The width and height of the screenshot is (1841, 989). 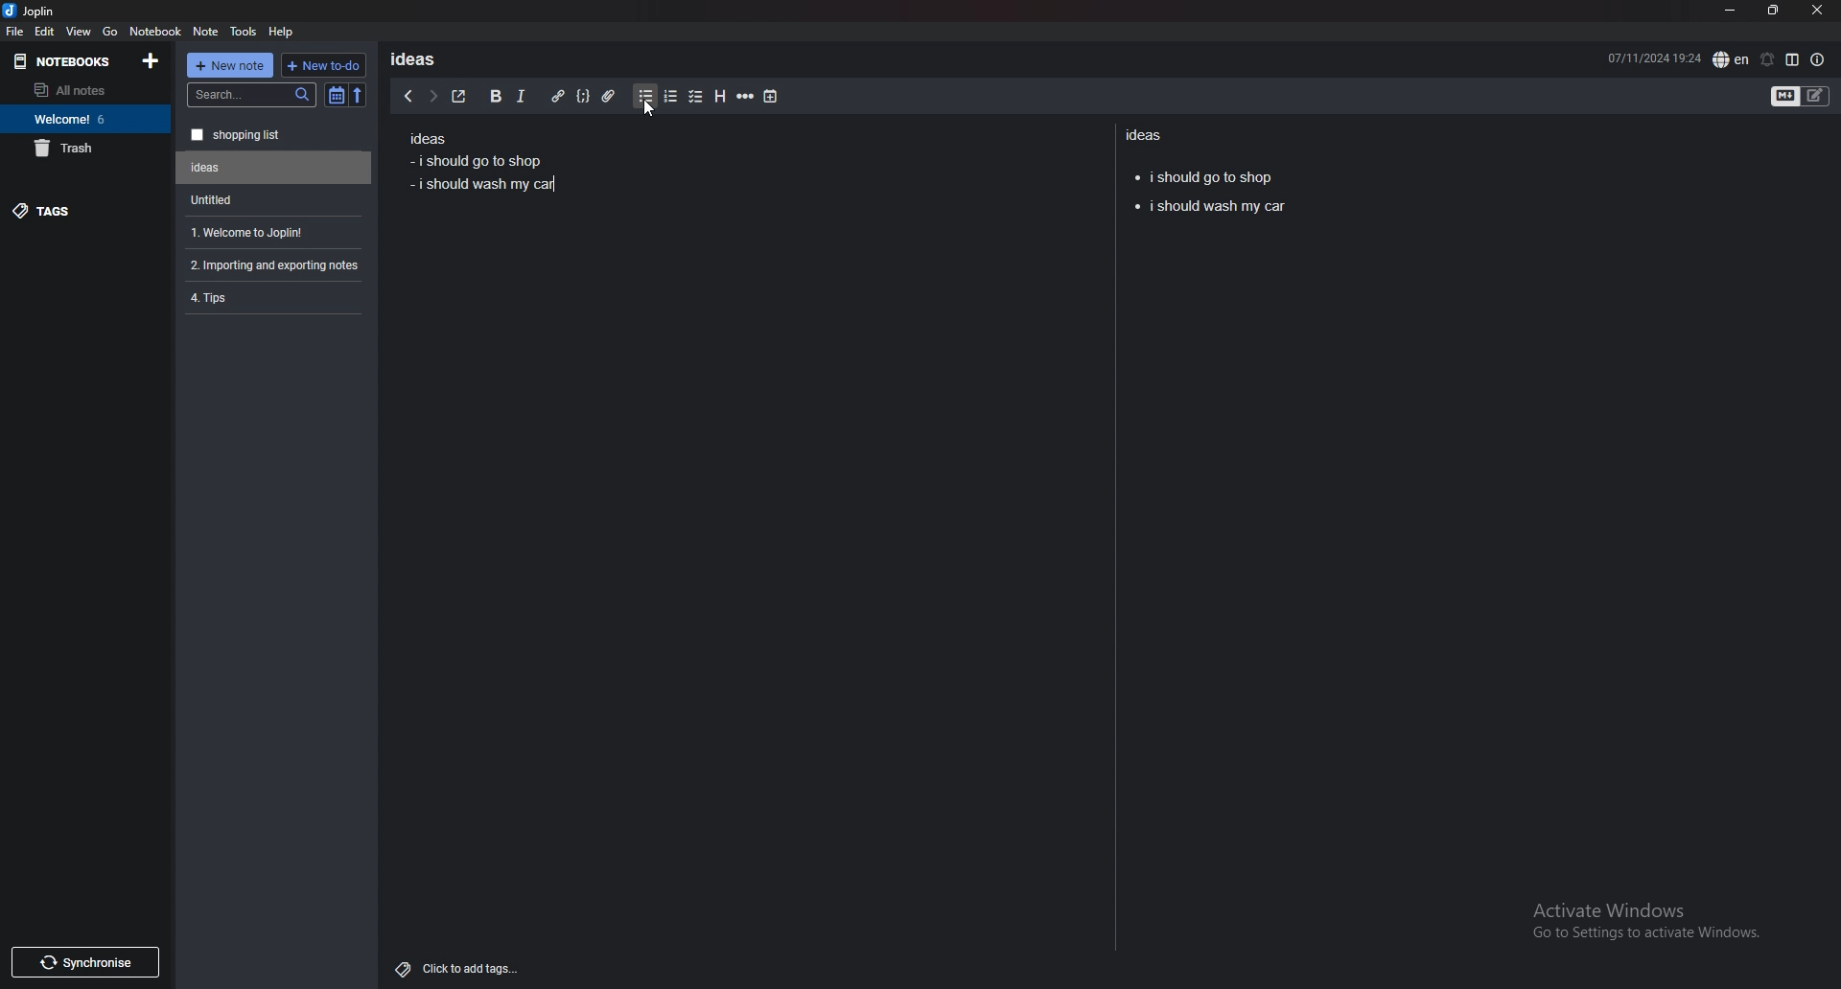 I want to click on new todo, so click(x=321, y=65).